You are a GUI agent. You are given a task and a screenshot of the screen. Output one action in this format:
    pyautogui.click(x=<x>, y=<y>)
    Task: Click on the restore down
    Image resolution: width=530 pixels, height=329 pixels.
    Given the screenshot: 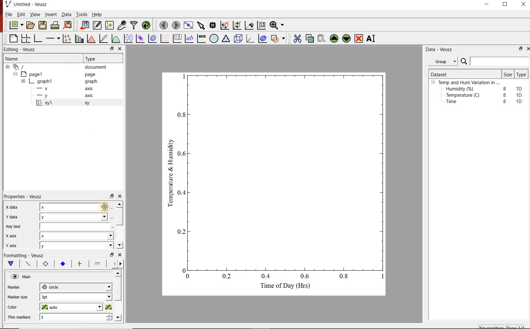 What is the action you would take?
    pyautogui.click(x=111, y=255)
    